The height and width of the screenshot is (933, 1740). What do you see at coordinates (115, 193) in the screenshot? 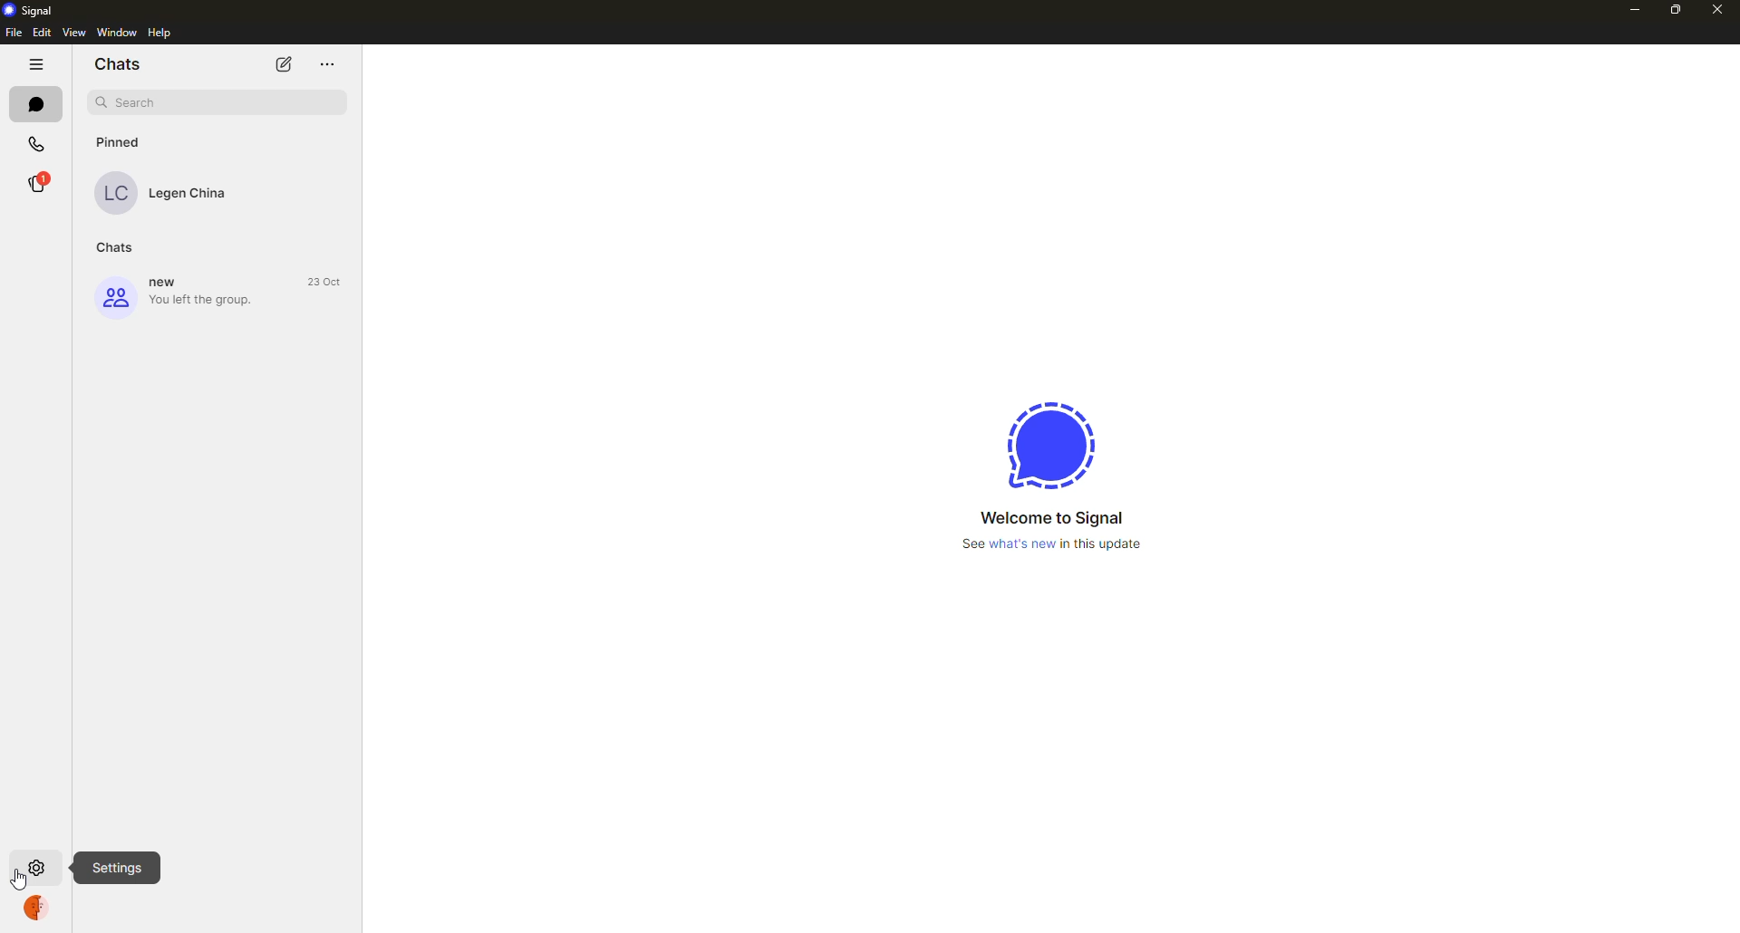
I see `LC` at bounding box center [115, 193].